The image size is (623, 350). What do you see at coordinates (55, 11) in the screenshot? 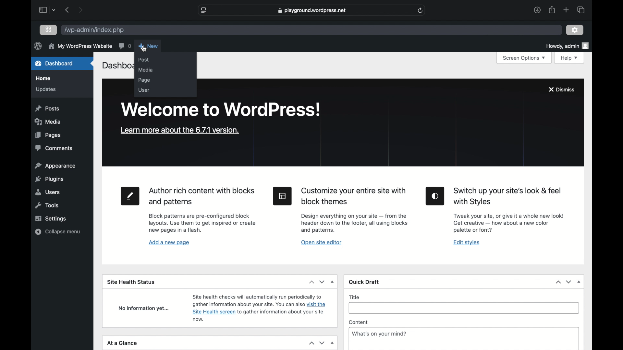
I see `dropdown` at bounding box center [55, 11].